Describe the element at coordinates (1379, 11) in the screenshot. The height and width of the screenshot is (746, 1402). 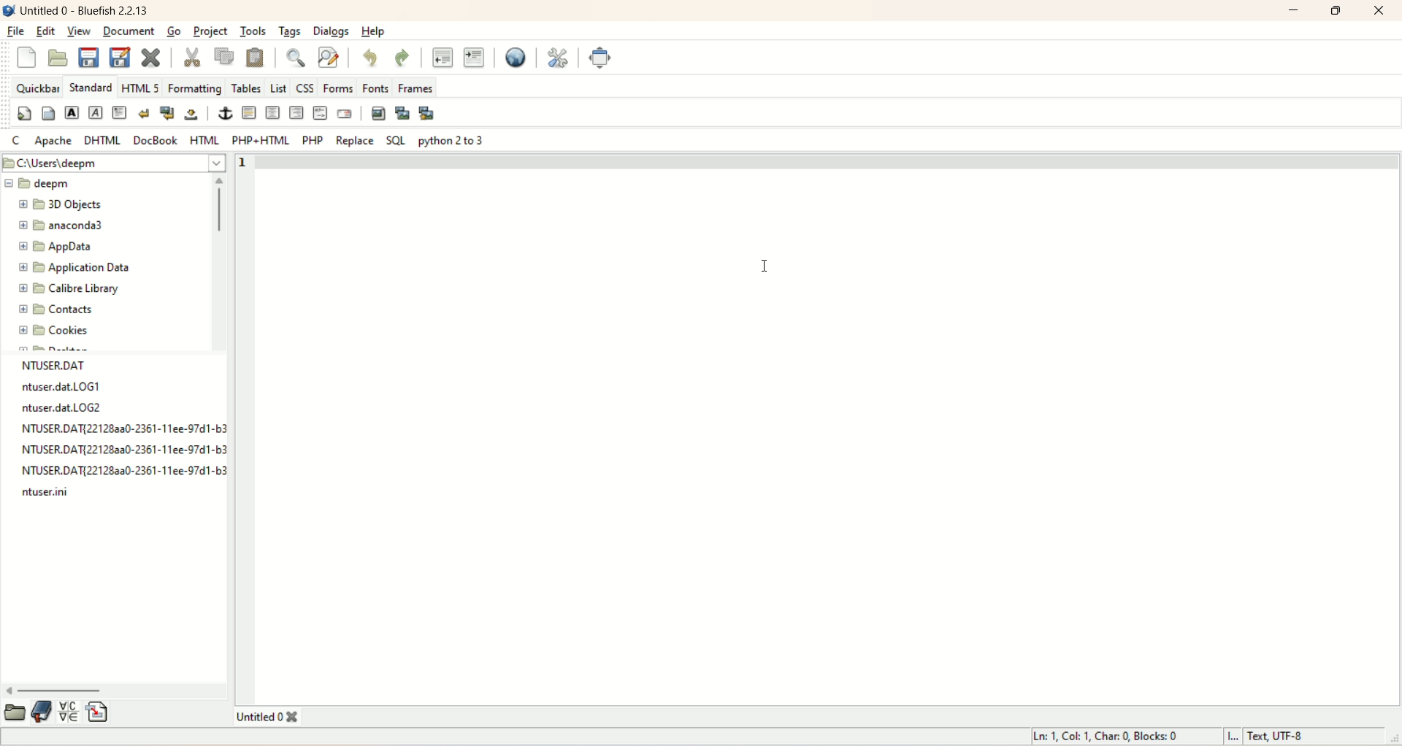
I see `close` at that location.